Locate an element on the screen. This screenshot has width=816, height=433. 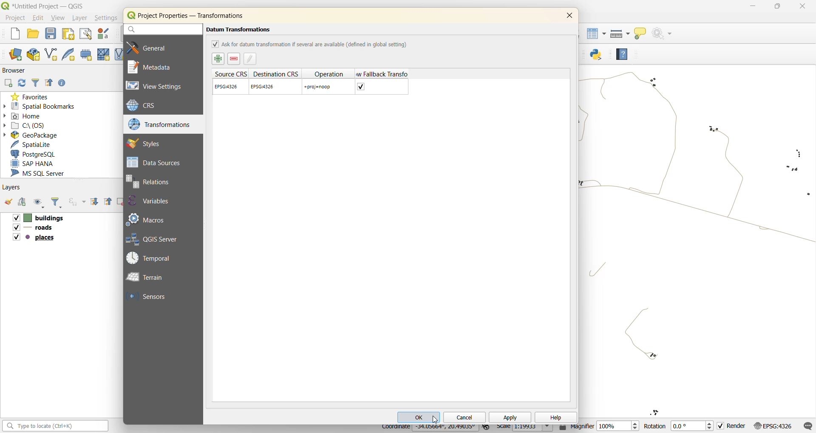
favorites is located at coordinates (30, 95).